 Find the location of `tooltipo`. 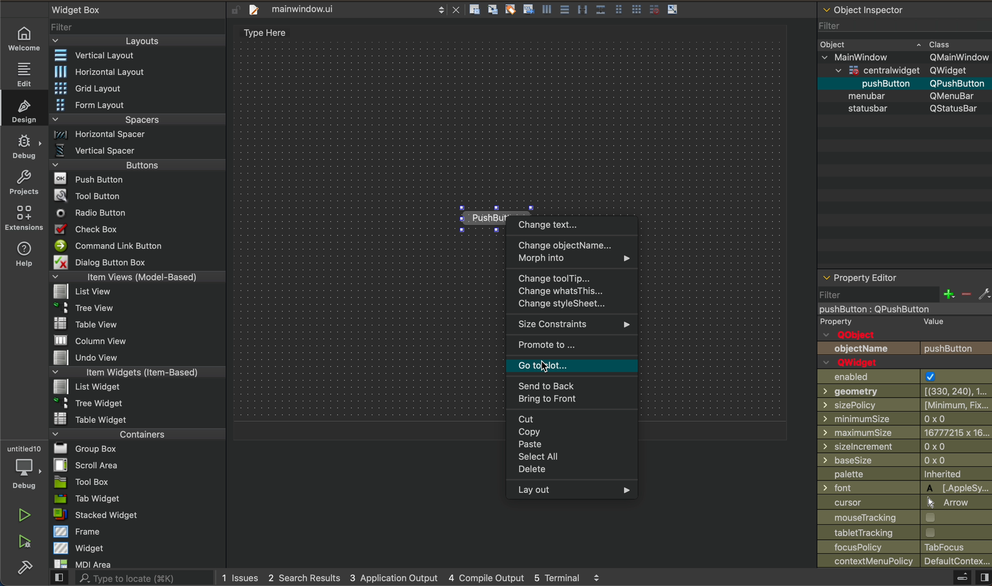

tooltipo is located at coordinates (575, 278).